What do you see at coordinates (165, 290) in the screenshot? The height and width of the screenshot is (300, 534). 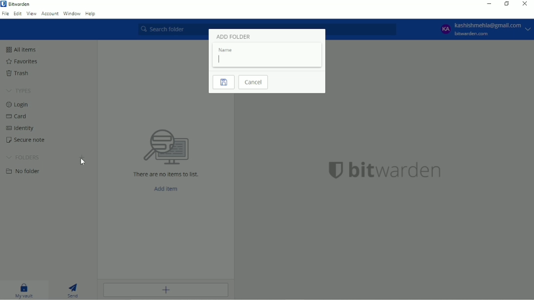 I see `Add item` at bounding box center [165, 290].